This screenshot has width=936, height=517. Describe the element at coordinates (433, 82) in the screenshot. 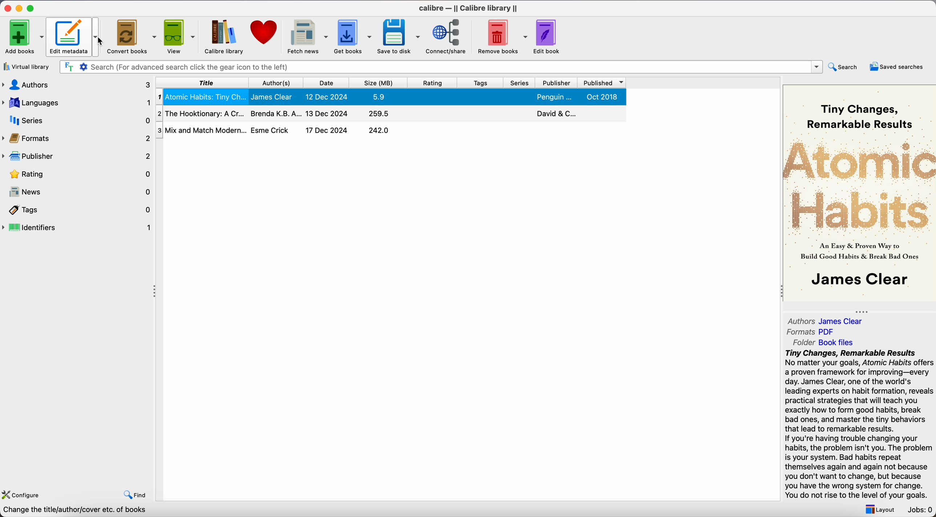

I see `rating` at that location.